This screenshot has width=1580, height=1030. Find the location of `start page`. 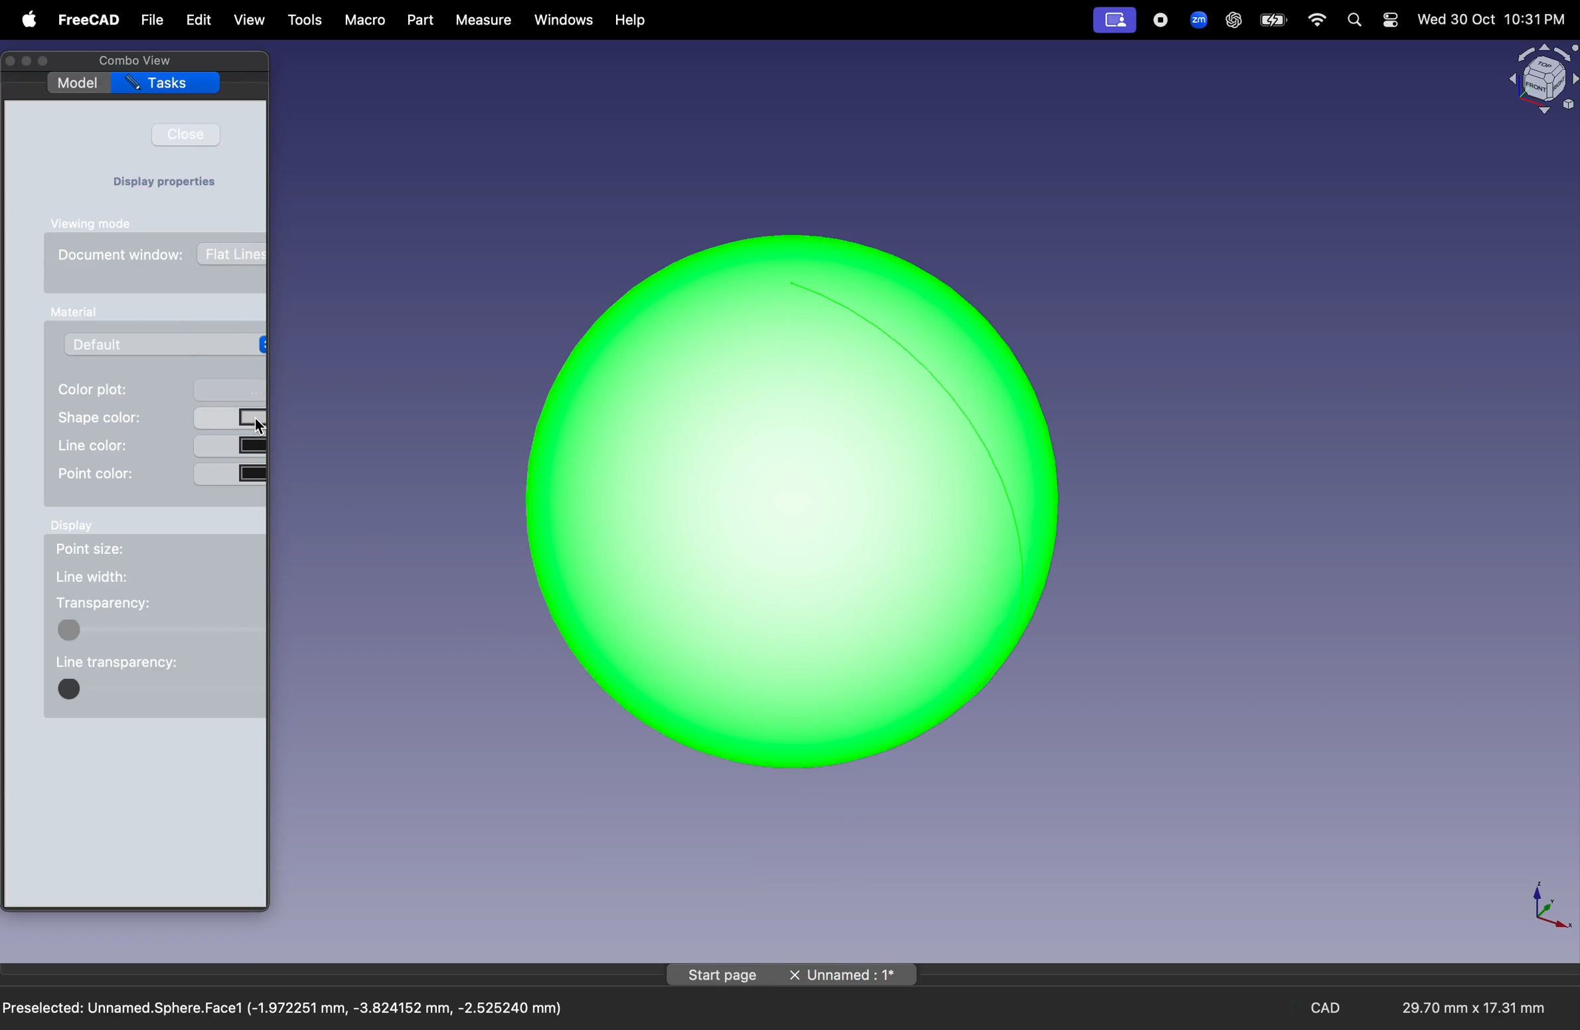

start page is located at coordinates (723, 974).